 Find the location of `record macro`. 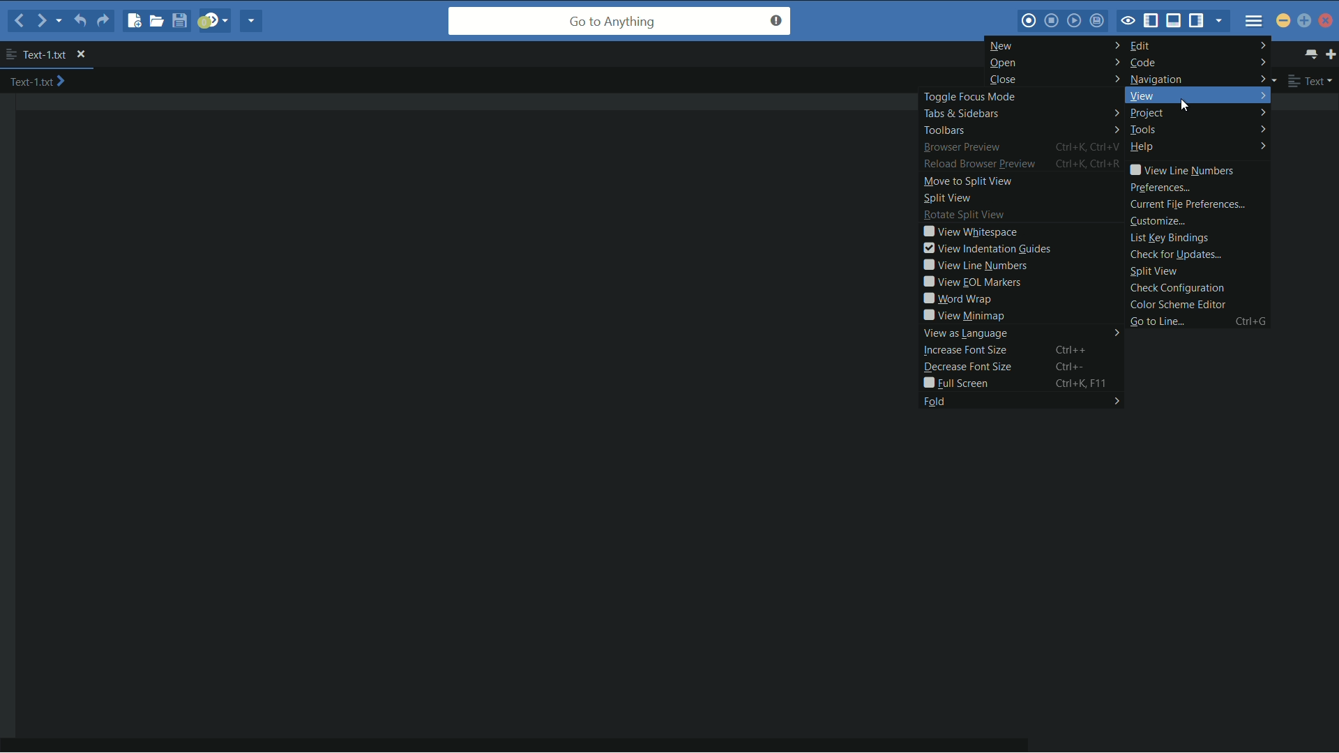

record macro is located at coordinates (1028, 22).